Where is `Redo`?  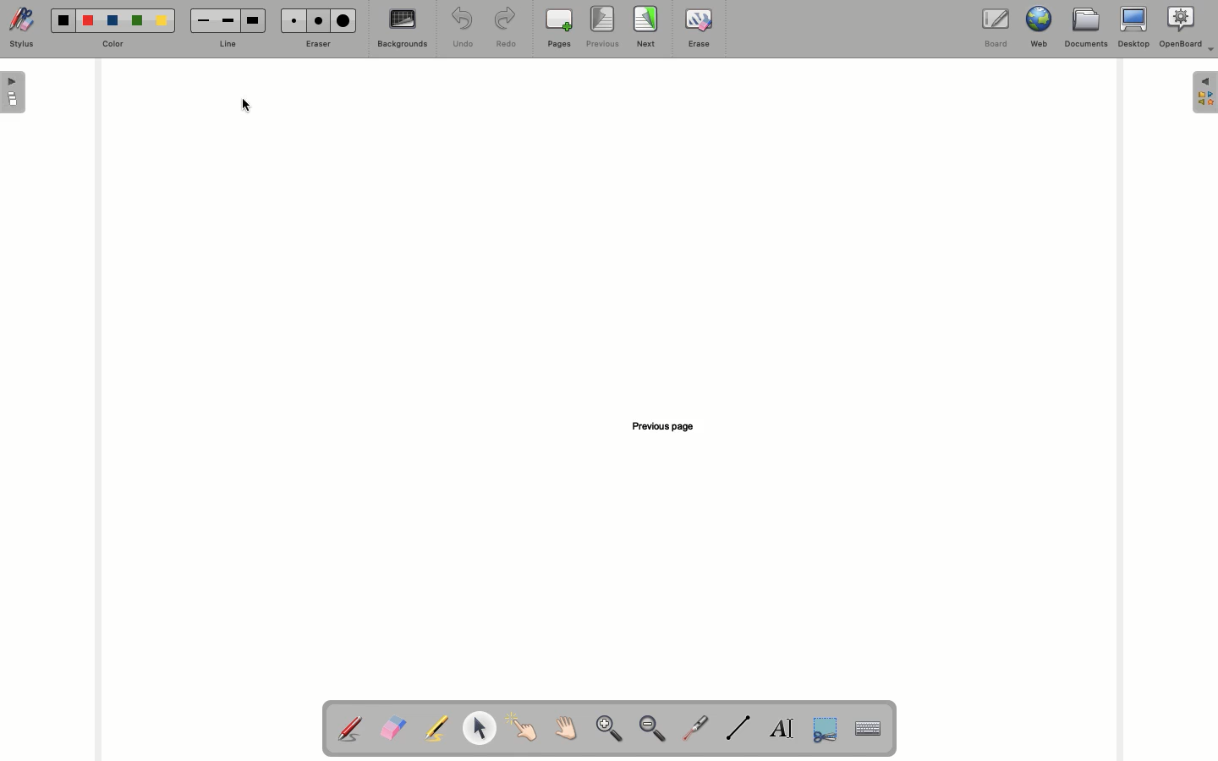
Redo is located at coordinates (503, 29).